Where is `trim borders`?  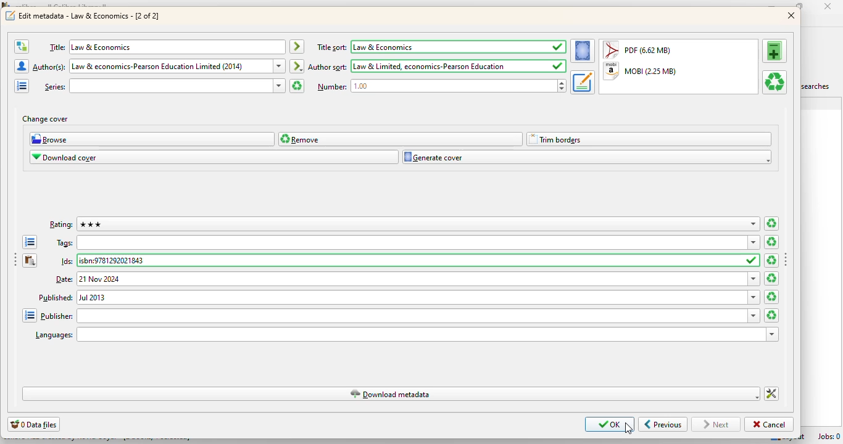 trim borders is located at coordinates (650, 139).